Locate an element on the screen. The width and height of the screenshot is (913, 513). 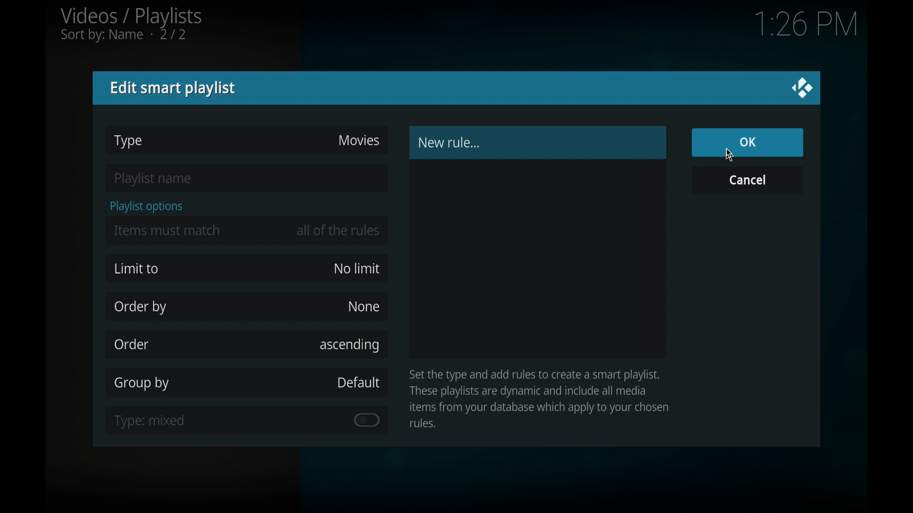
videos/playlists is located at coordinates (131, 24).